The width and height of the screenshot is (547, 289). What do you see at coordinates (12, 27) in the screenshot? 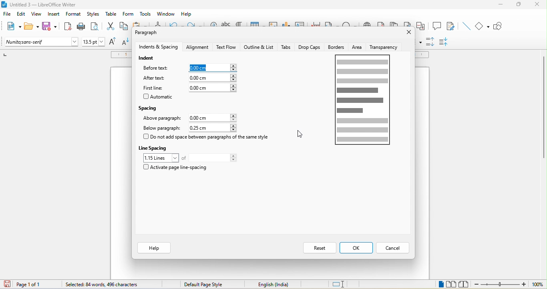
I see `new` at bounding box center [12, 27].